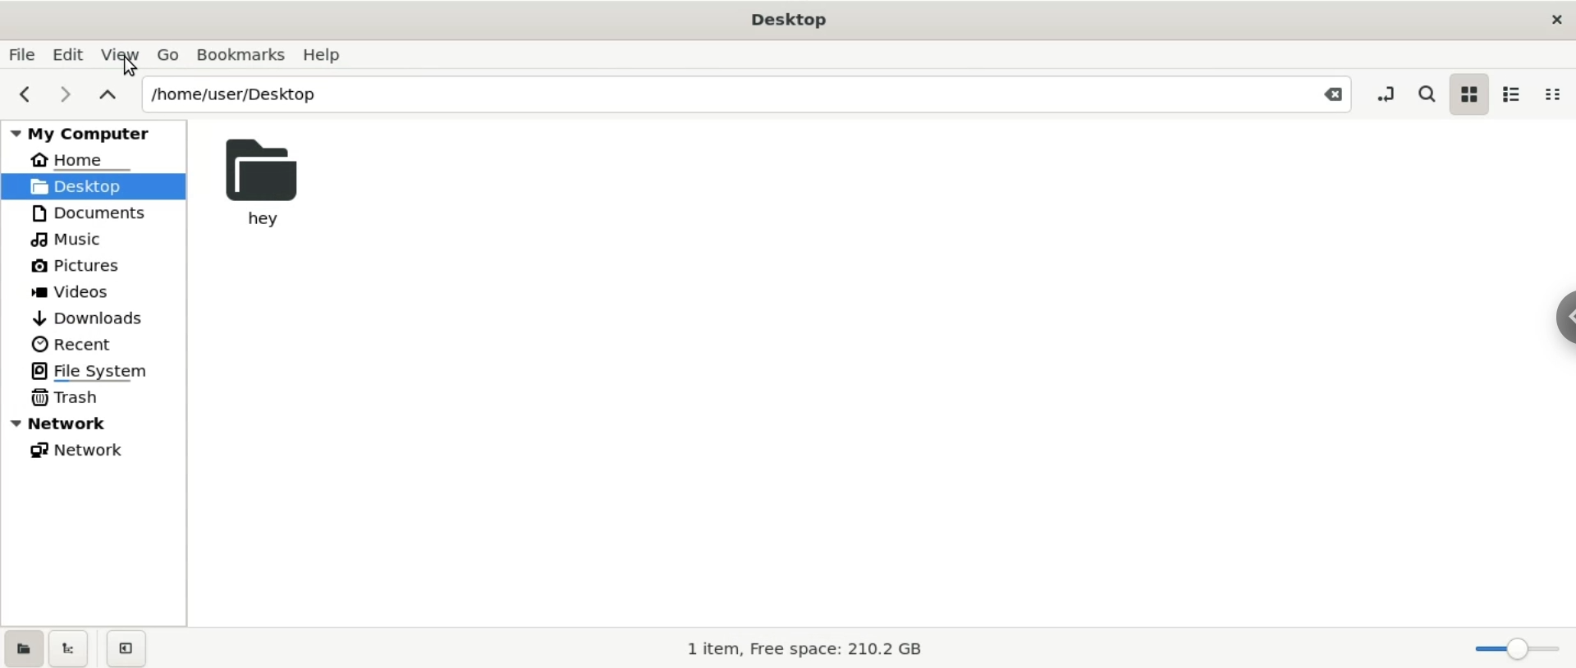  Describe the element at coordinates (80, 264) in the screenshot. I see `Pictures` at that location.